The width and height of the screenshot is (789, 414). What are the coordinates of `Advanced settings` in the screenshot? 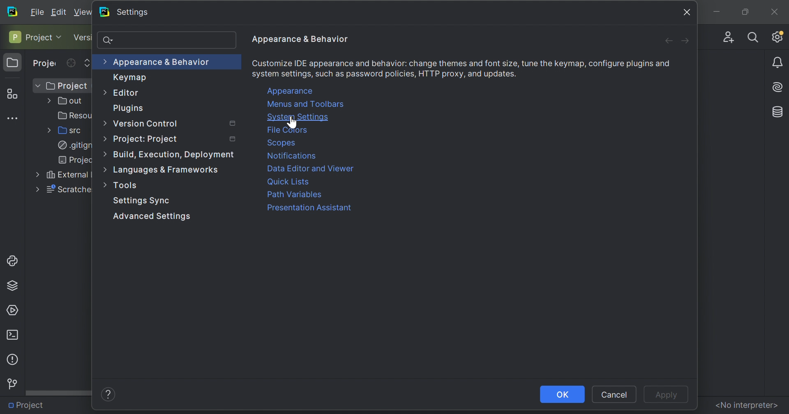 It's located at (155, 216).